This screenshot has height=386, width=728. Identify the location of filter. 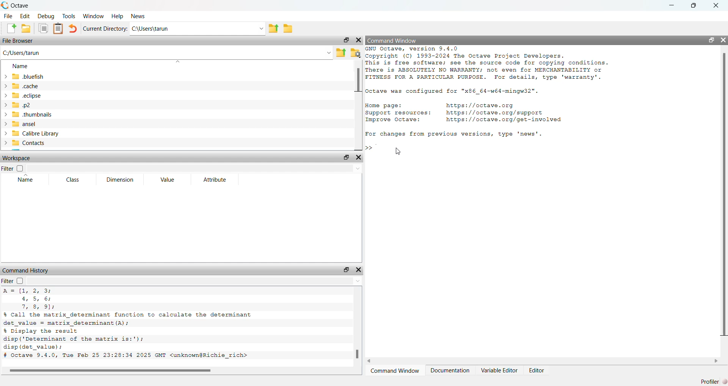
(8, 168).